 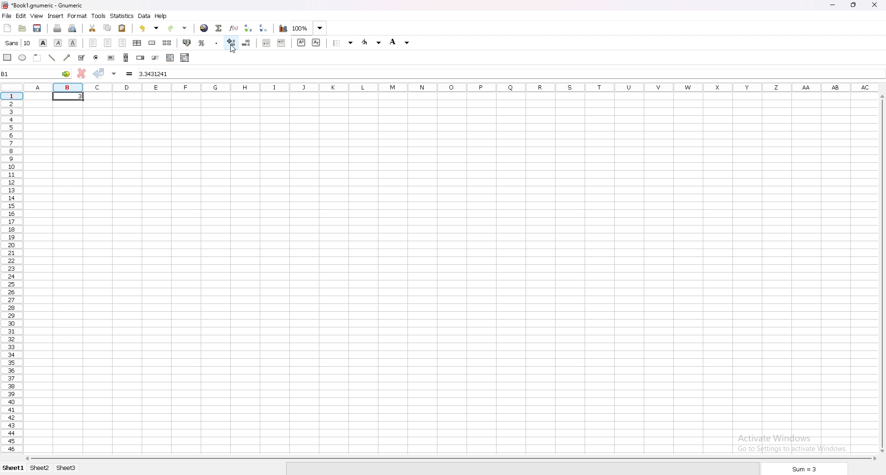 What do you see at coordinates (66, 468) in the screenshot?
I see `sheet 3` at bounding box center [66, 468].